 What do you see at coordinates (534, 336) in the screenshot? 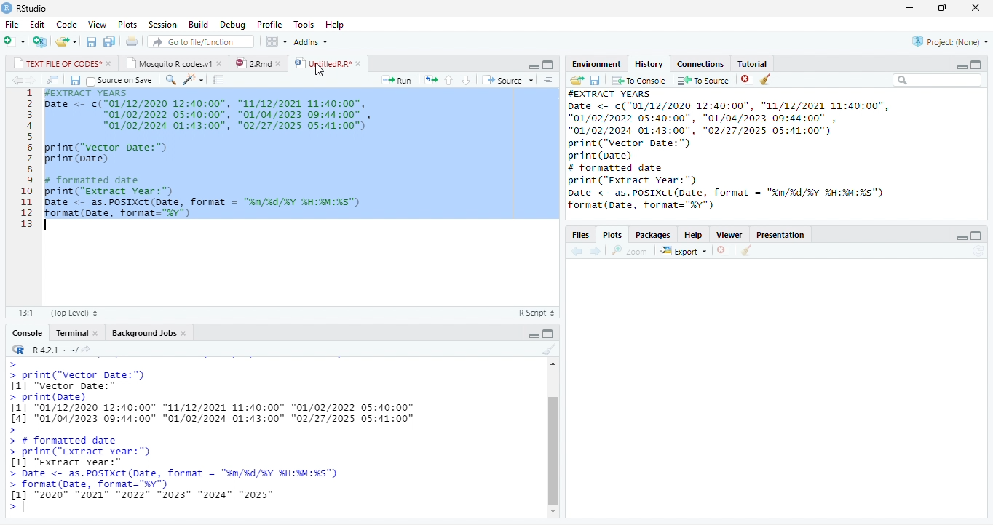
I see `minimize` at bounding box center [534, 336].